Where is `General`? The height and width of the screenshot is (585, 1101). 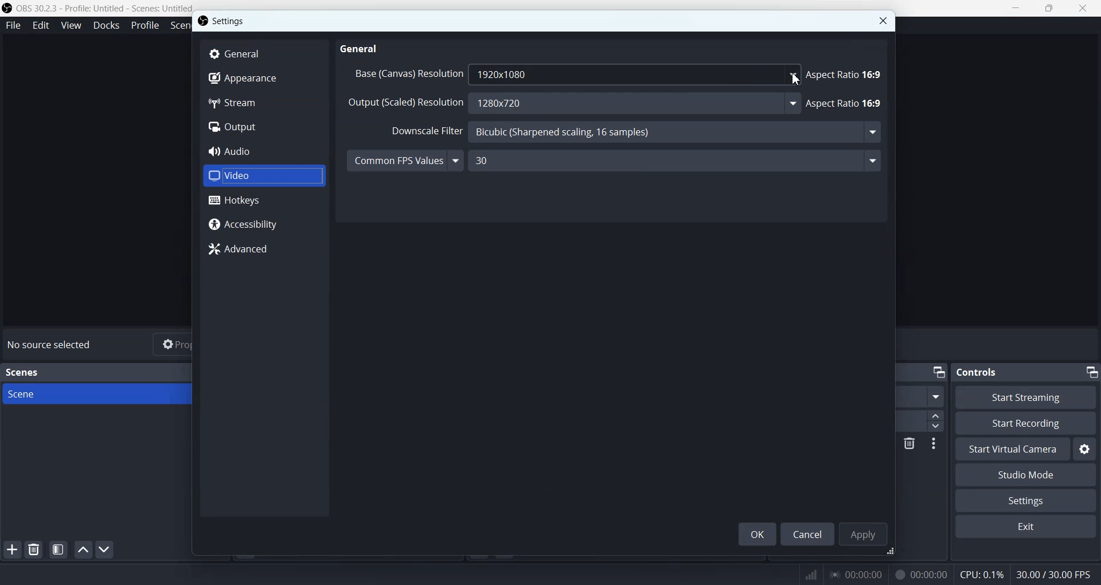 General is located at coordinates (360, 49).